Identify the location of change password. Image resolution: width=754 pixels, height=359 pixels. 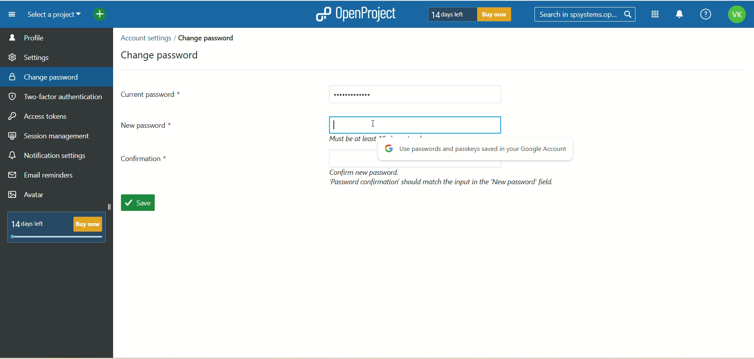
(162, 54).